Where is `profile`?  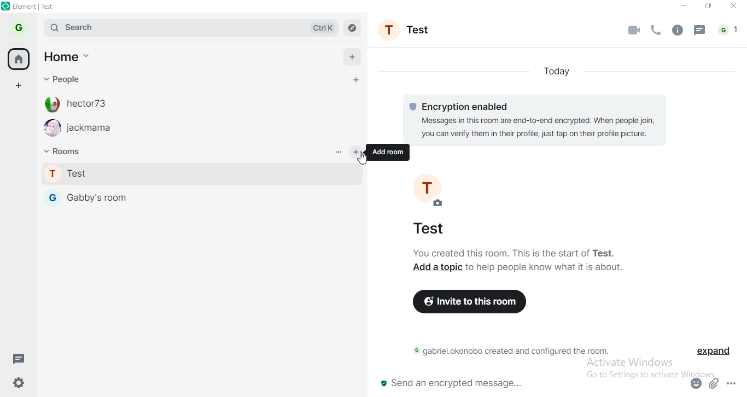
profile is located at coordinates (19, 27).